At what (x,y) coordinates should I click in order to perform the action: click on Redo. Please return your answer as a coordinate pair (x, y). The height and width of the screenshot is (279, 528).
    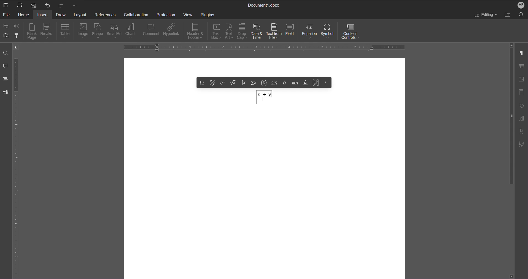
    Looking at the image, I should click on (61, 5).